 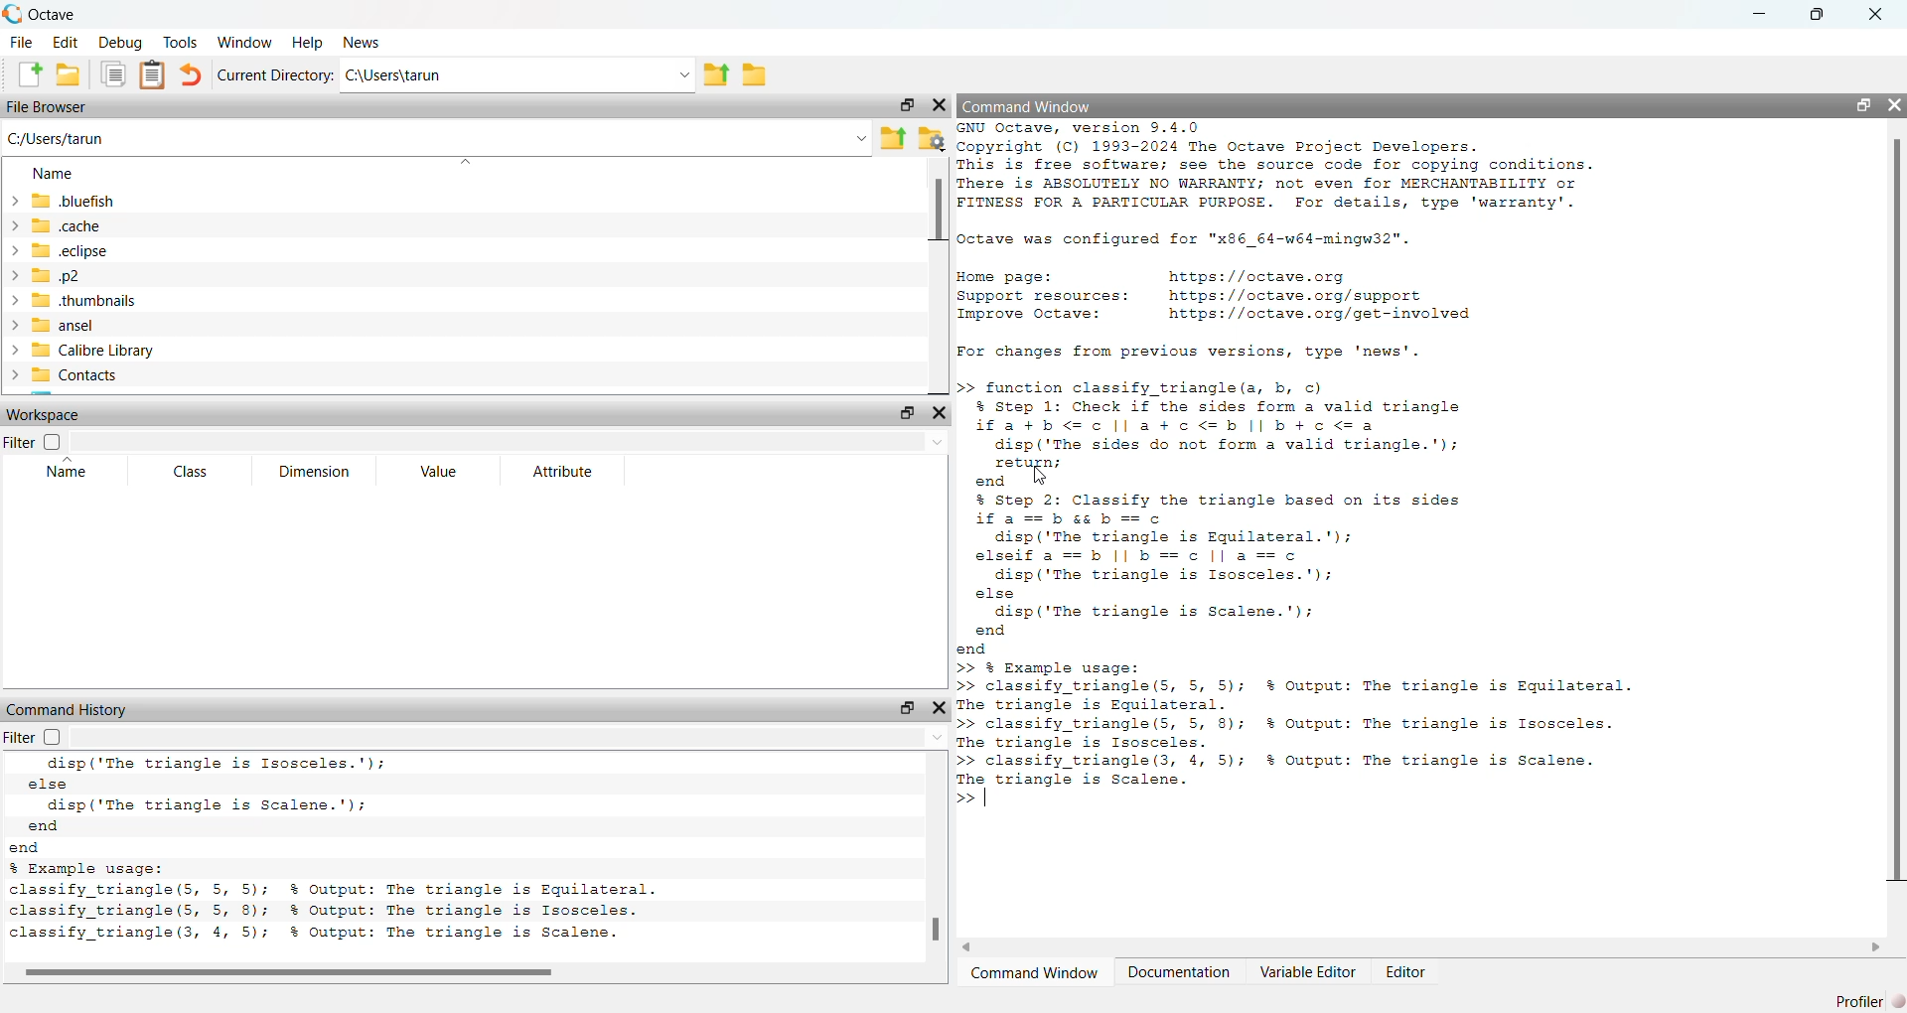 I want to click on logo, so click(x=12, y=13).